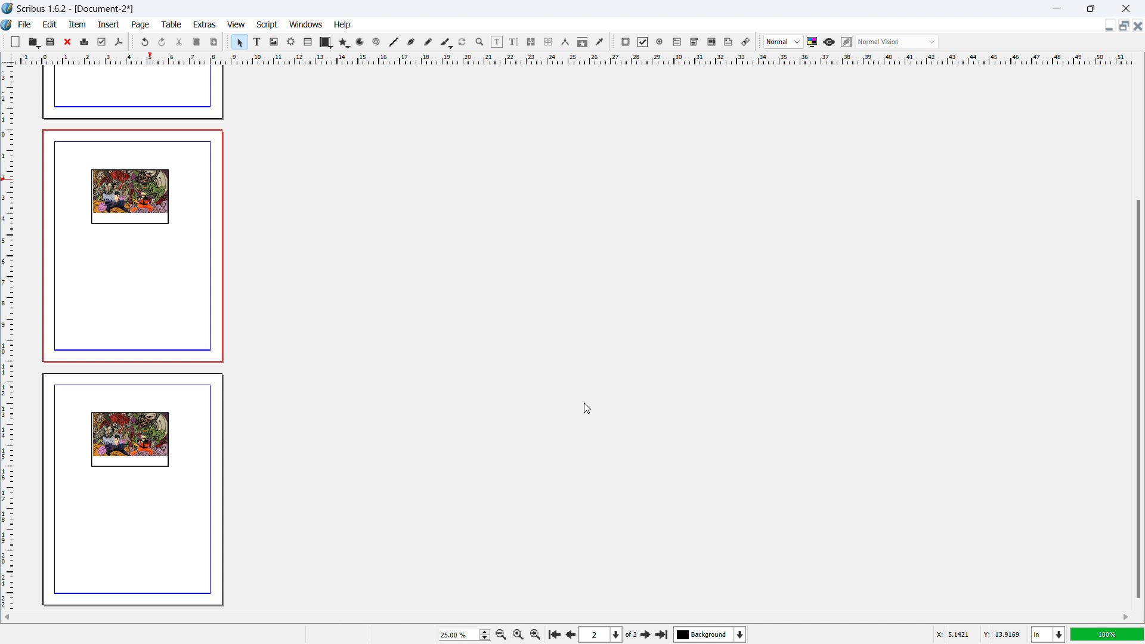  I want to click on next page, so click(569, 633).